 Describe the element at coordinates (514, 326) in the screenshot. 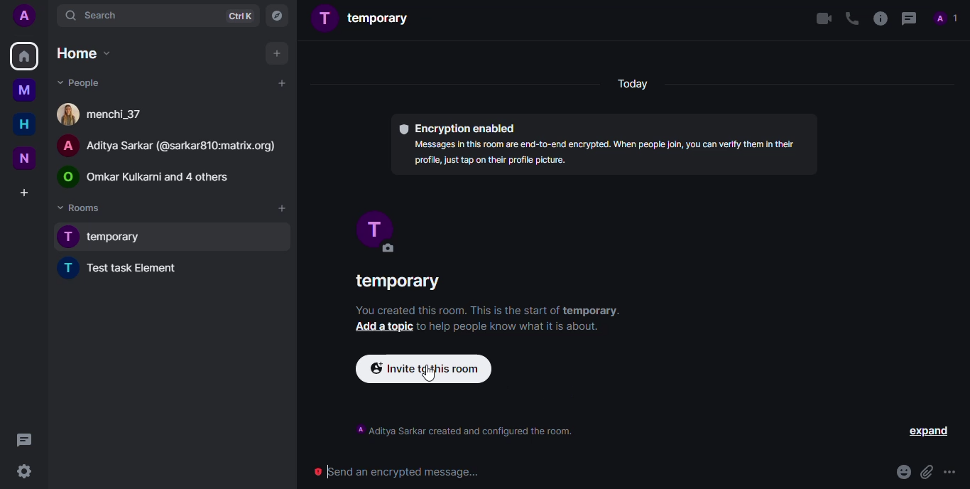

I see `to help people know what it is about.` at that location.